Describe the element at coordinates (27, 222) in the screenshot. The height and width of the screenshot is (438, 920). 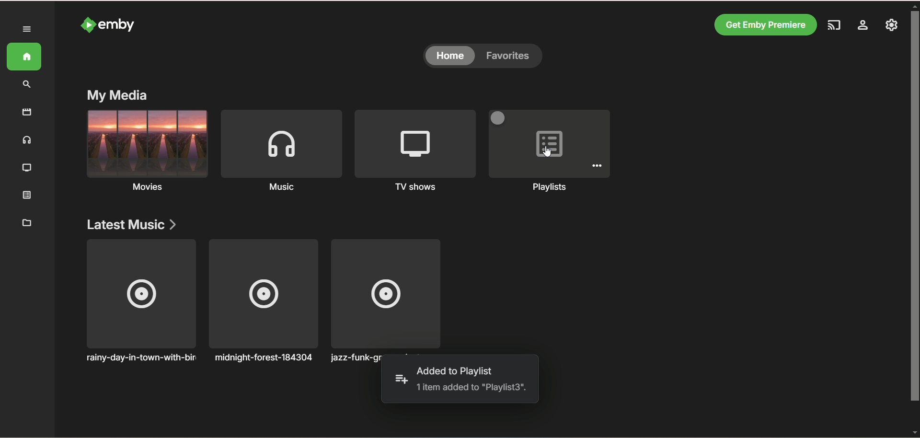
I see `manage metadata` at that location.